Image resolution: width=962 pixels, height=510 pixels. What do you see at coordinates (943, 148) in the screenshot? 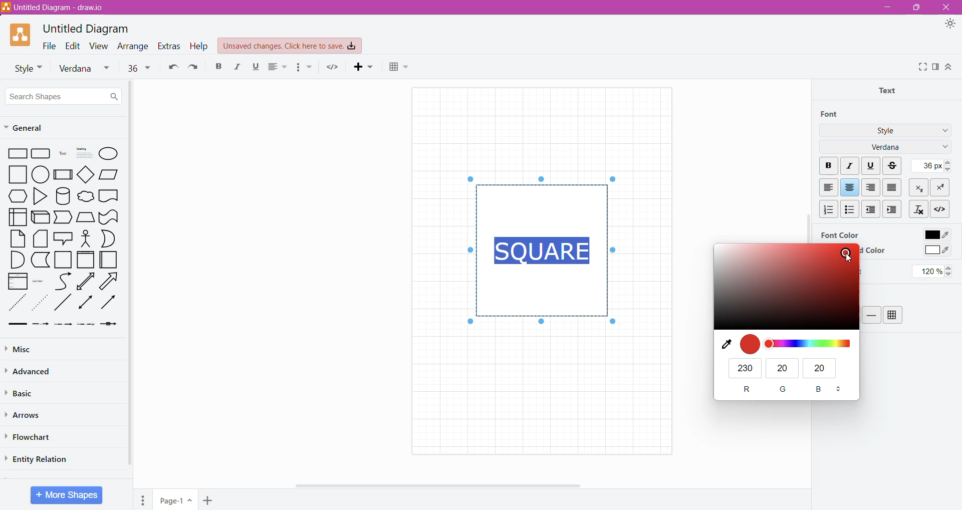
I see `Font Family` at bounding box center [943, 148].